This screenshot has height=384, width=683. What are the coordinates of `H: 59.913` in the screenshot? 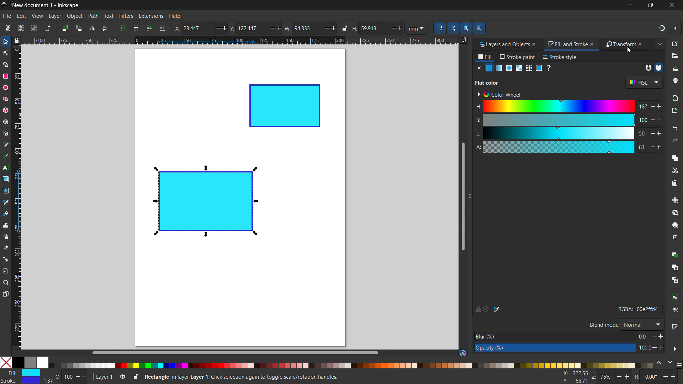 It's located at (366, 28).